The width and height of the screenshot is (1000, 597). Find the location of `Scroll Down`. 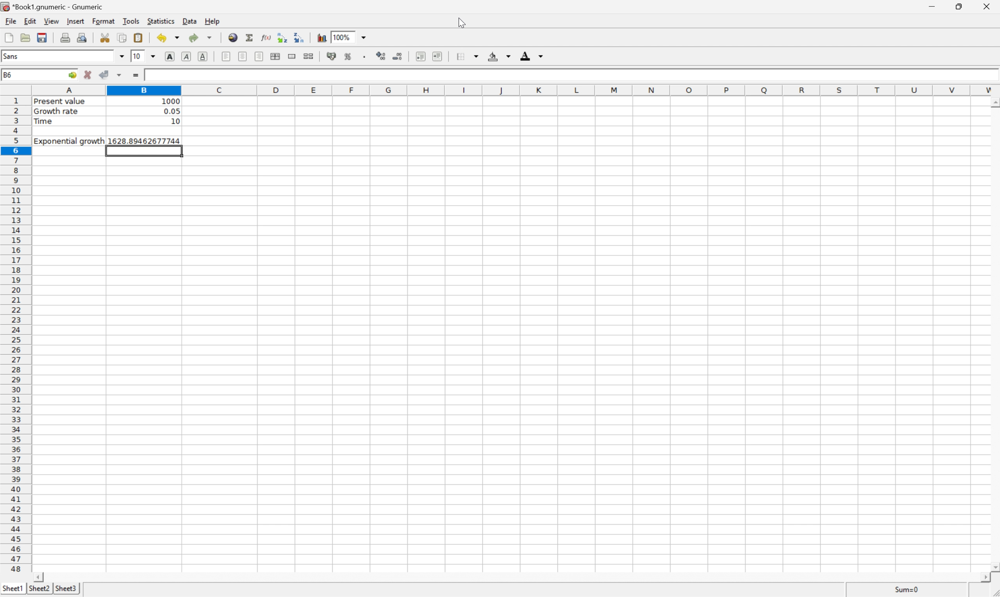

Scroll Down is located at coordinates (994, 566).